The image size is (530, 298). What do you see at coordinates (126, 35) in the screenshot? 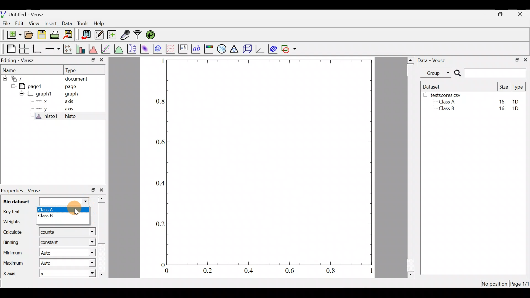
I see `Capture remote data` at bounding box center [126, 35].